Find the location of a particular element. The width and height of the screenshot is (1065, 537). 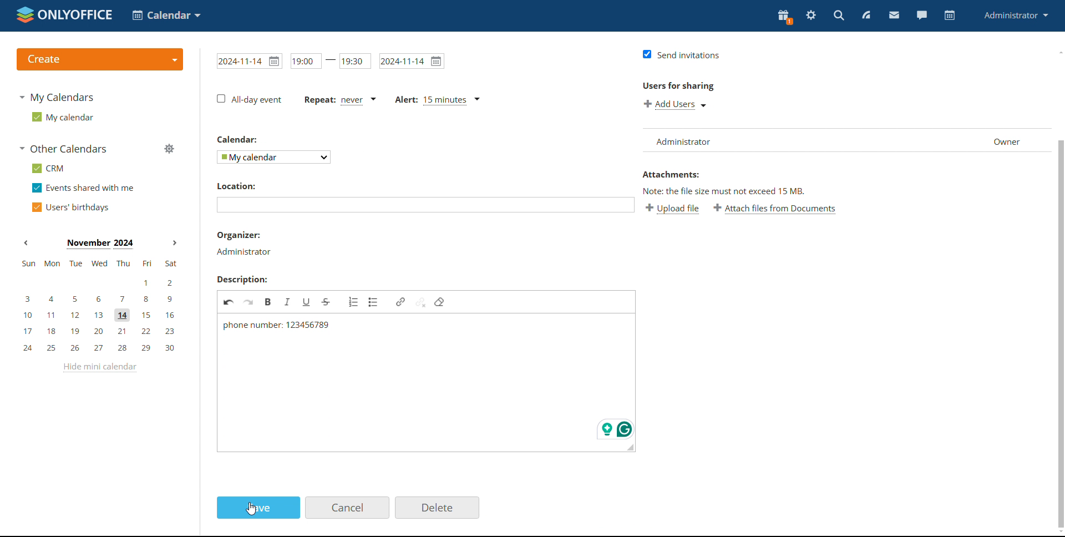

text is located at coordinates (724, 191).